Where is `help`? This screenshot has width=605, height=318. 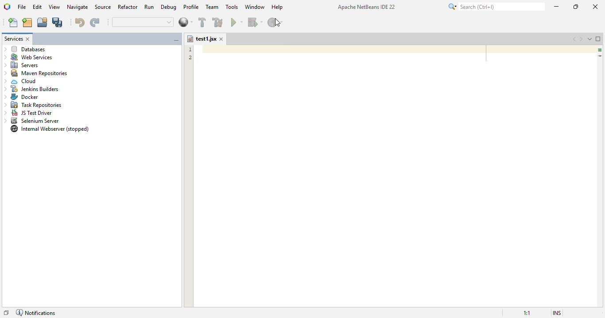 help is located at coordinates (277, 7).